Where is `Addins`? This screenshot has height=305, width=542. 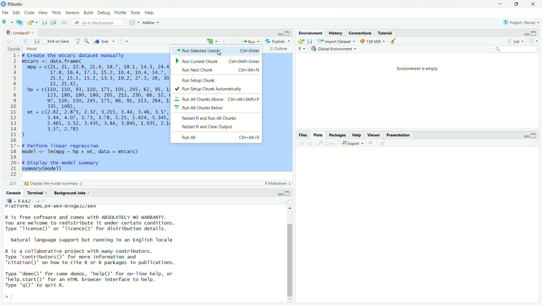
Addins is located at coordinates (149, 23).